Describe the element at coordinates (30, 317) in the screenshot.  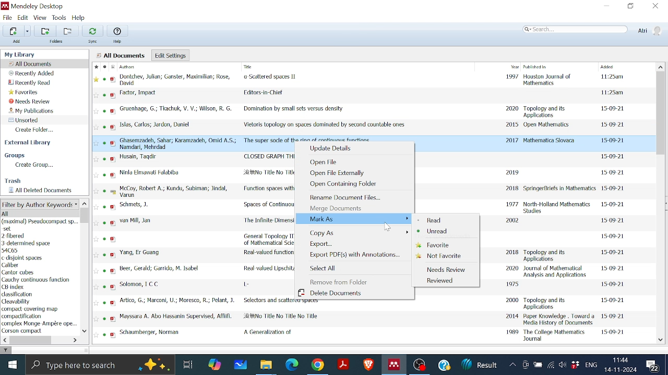
I see `compactification` at that location.